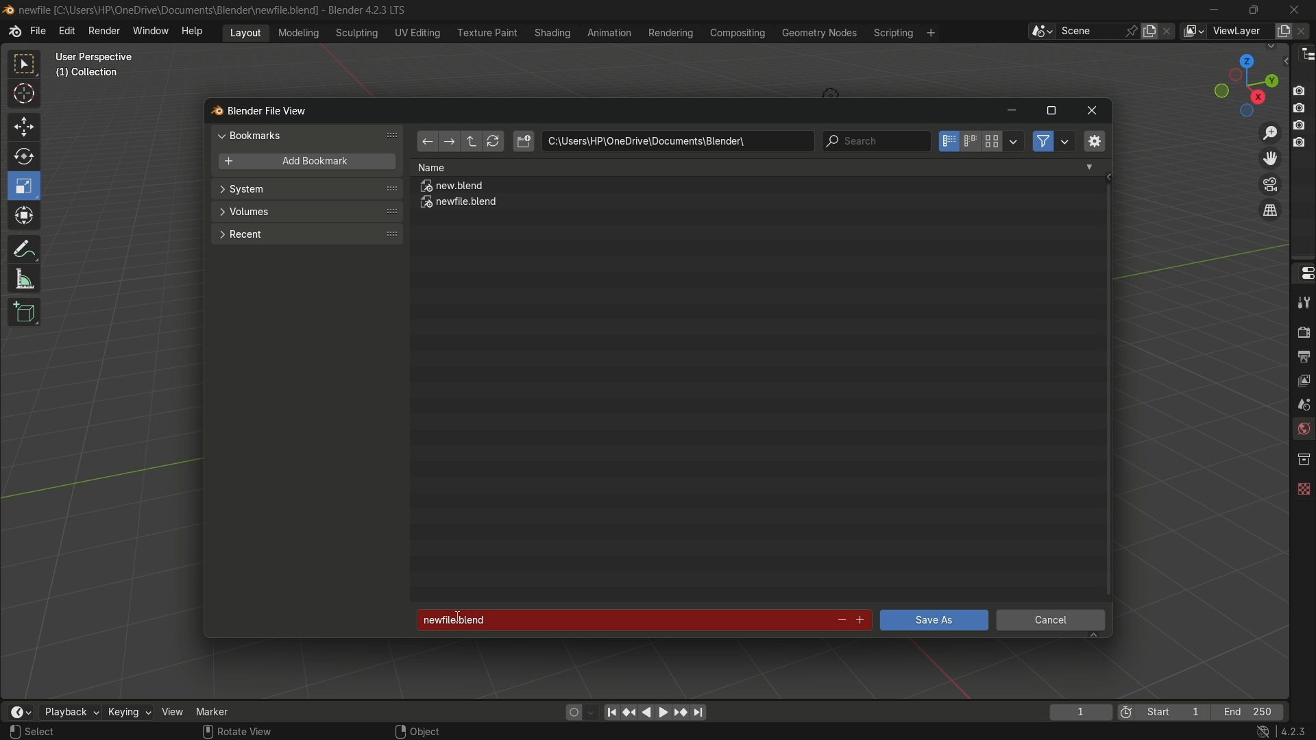 Image resolution: width=1316 pixels, height=740 pixels. What do you see at coordinates (1089, 30) in the screenshot?
I see `scene name` at bounding box center [1089, 30].